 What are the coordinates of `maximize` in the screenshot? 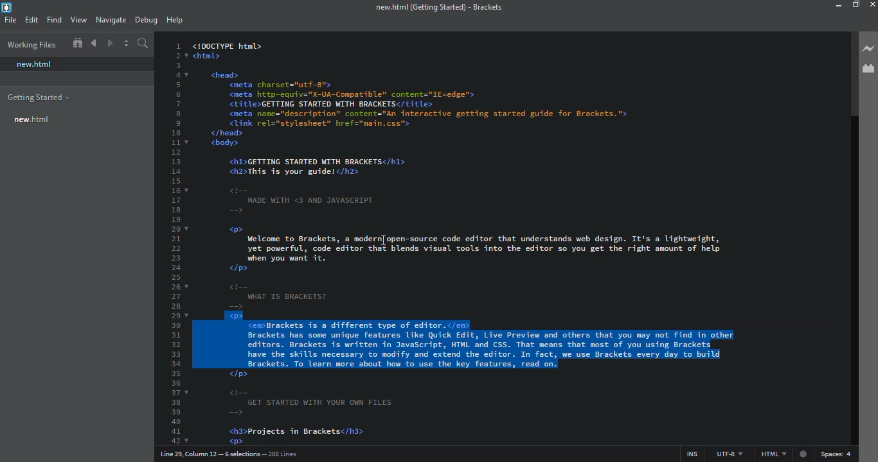 It's located at (856, 4).